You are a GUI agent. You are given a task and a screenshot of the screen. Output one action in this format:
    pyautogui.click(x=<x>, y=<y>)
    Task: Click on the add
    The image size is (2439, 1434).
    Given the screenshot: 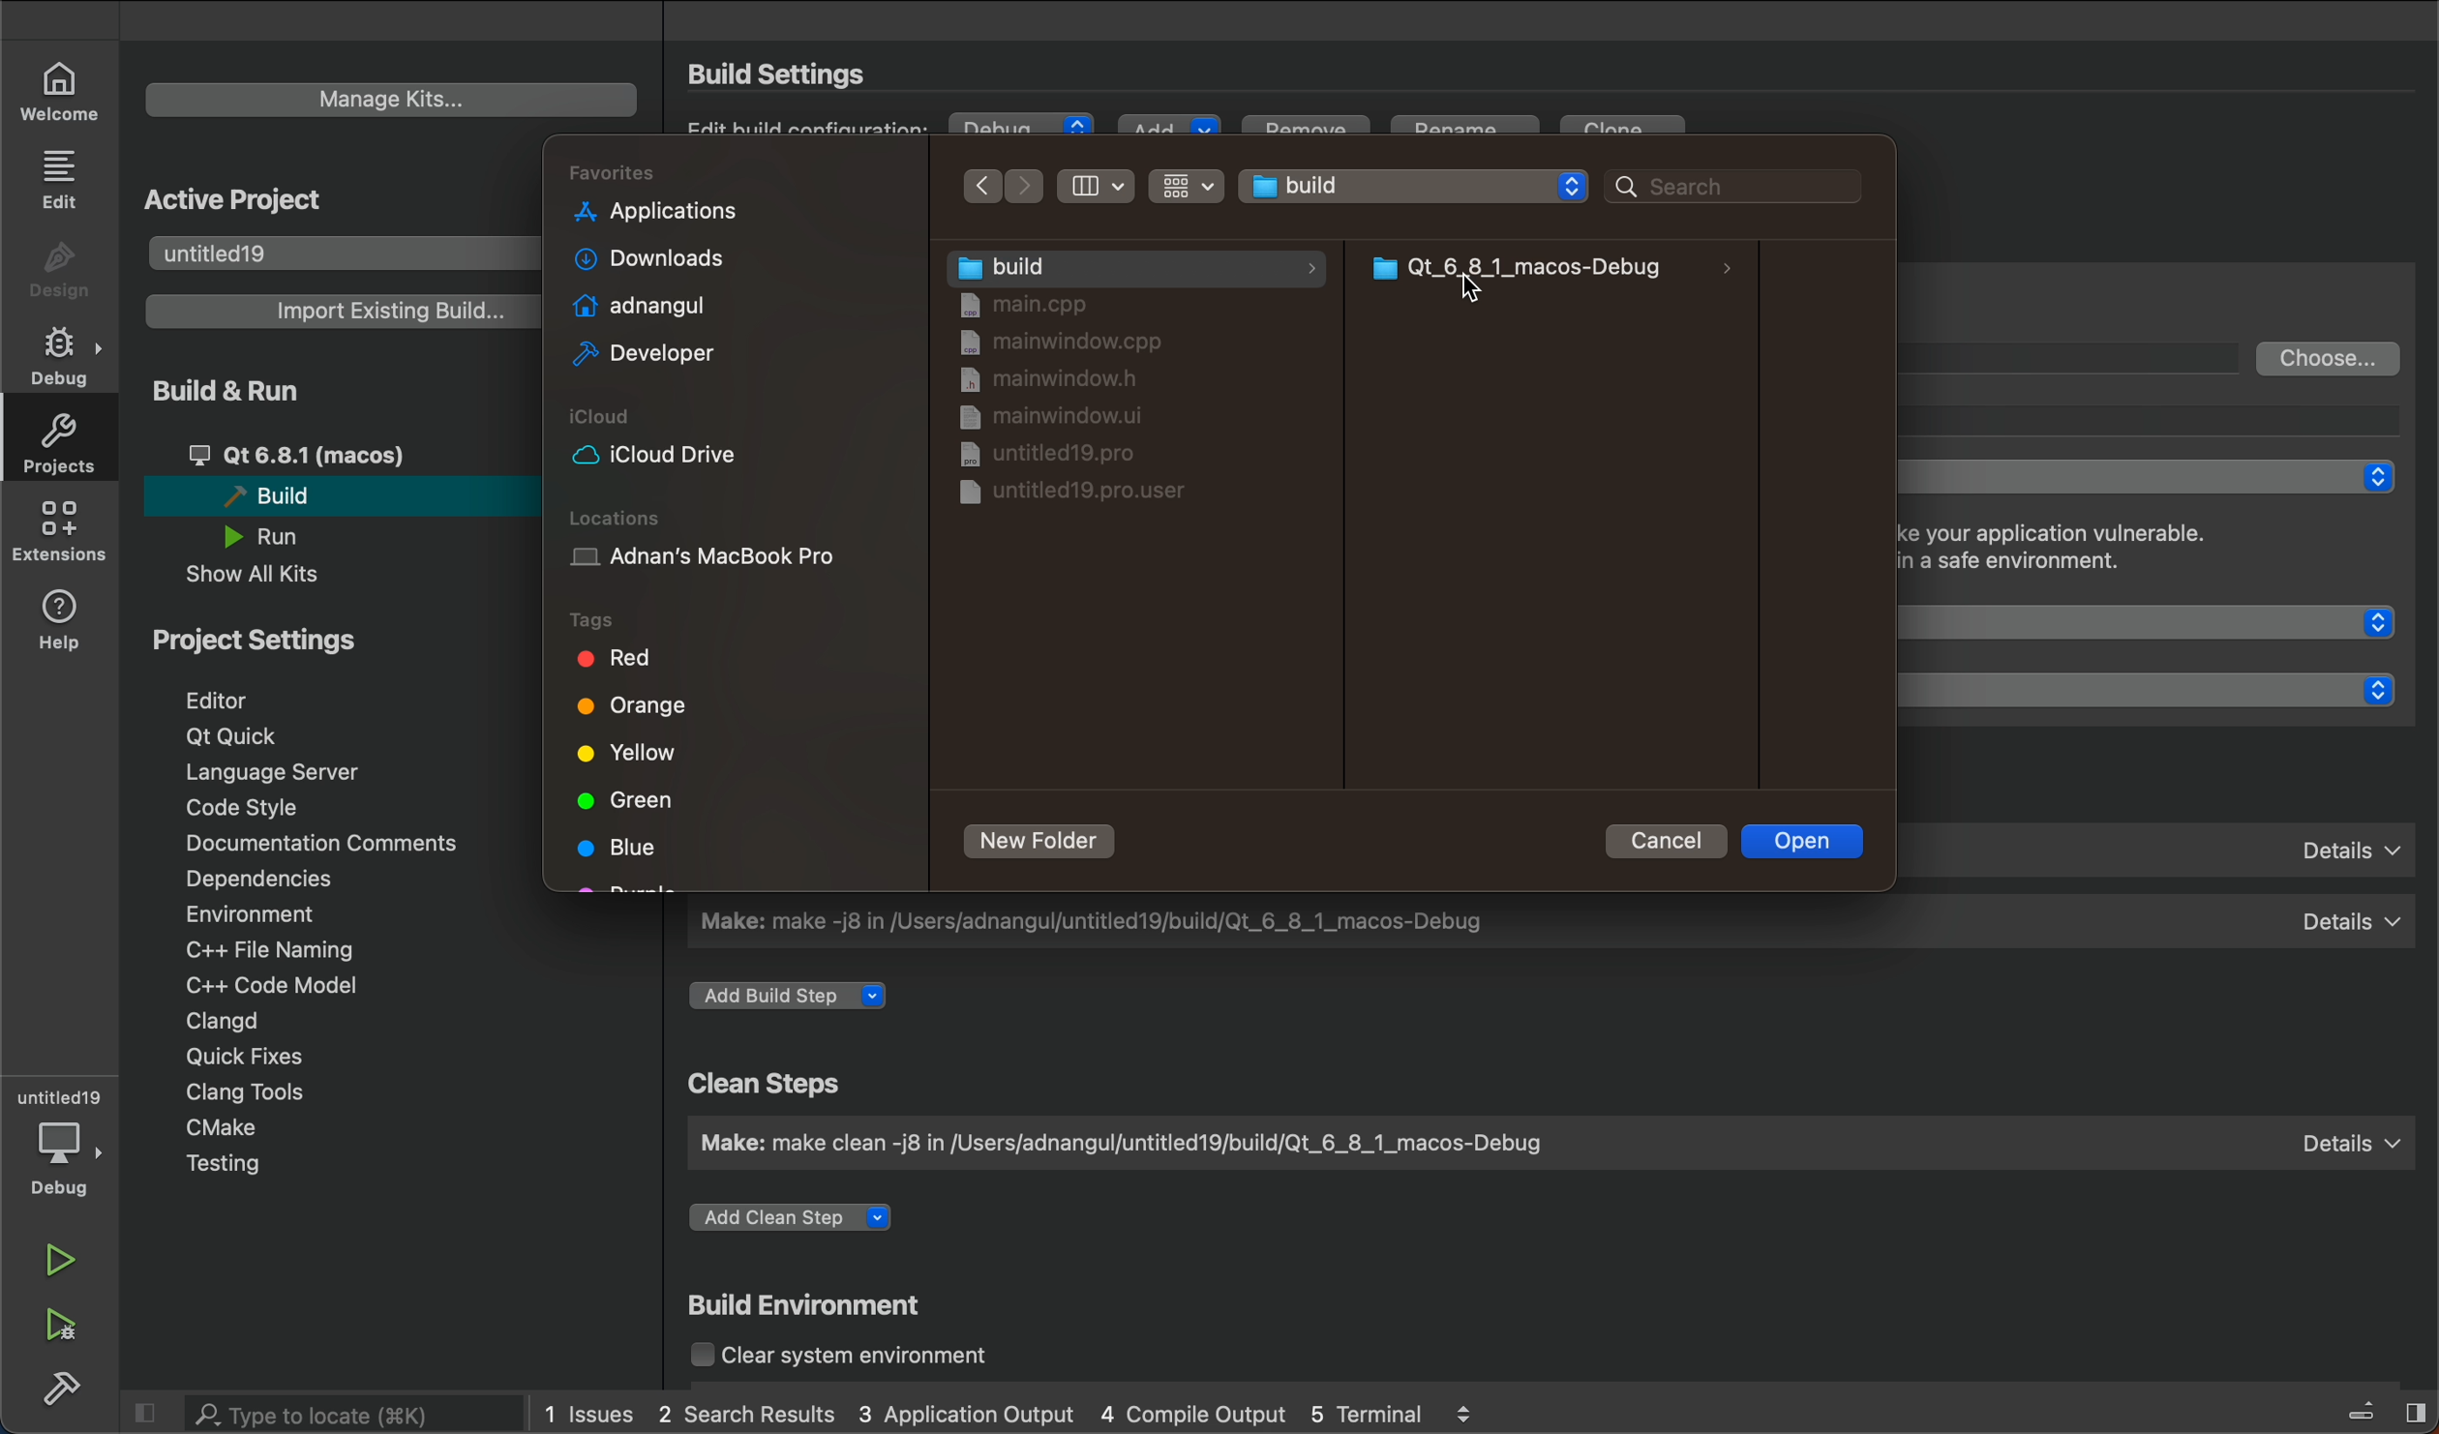 What is the action you would take?
    pyautogui.click(x=1166, y=129)
    